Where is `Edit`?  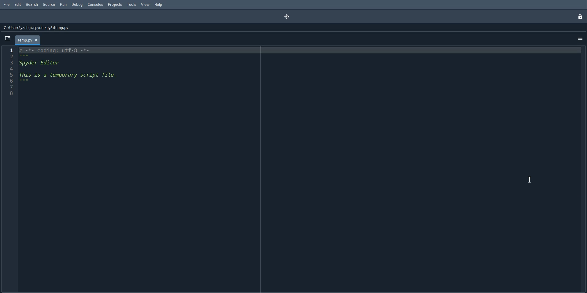
Edit is located at coordinates (17, 4).